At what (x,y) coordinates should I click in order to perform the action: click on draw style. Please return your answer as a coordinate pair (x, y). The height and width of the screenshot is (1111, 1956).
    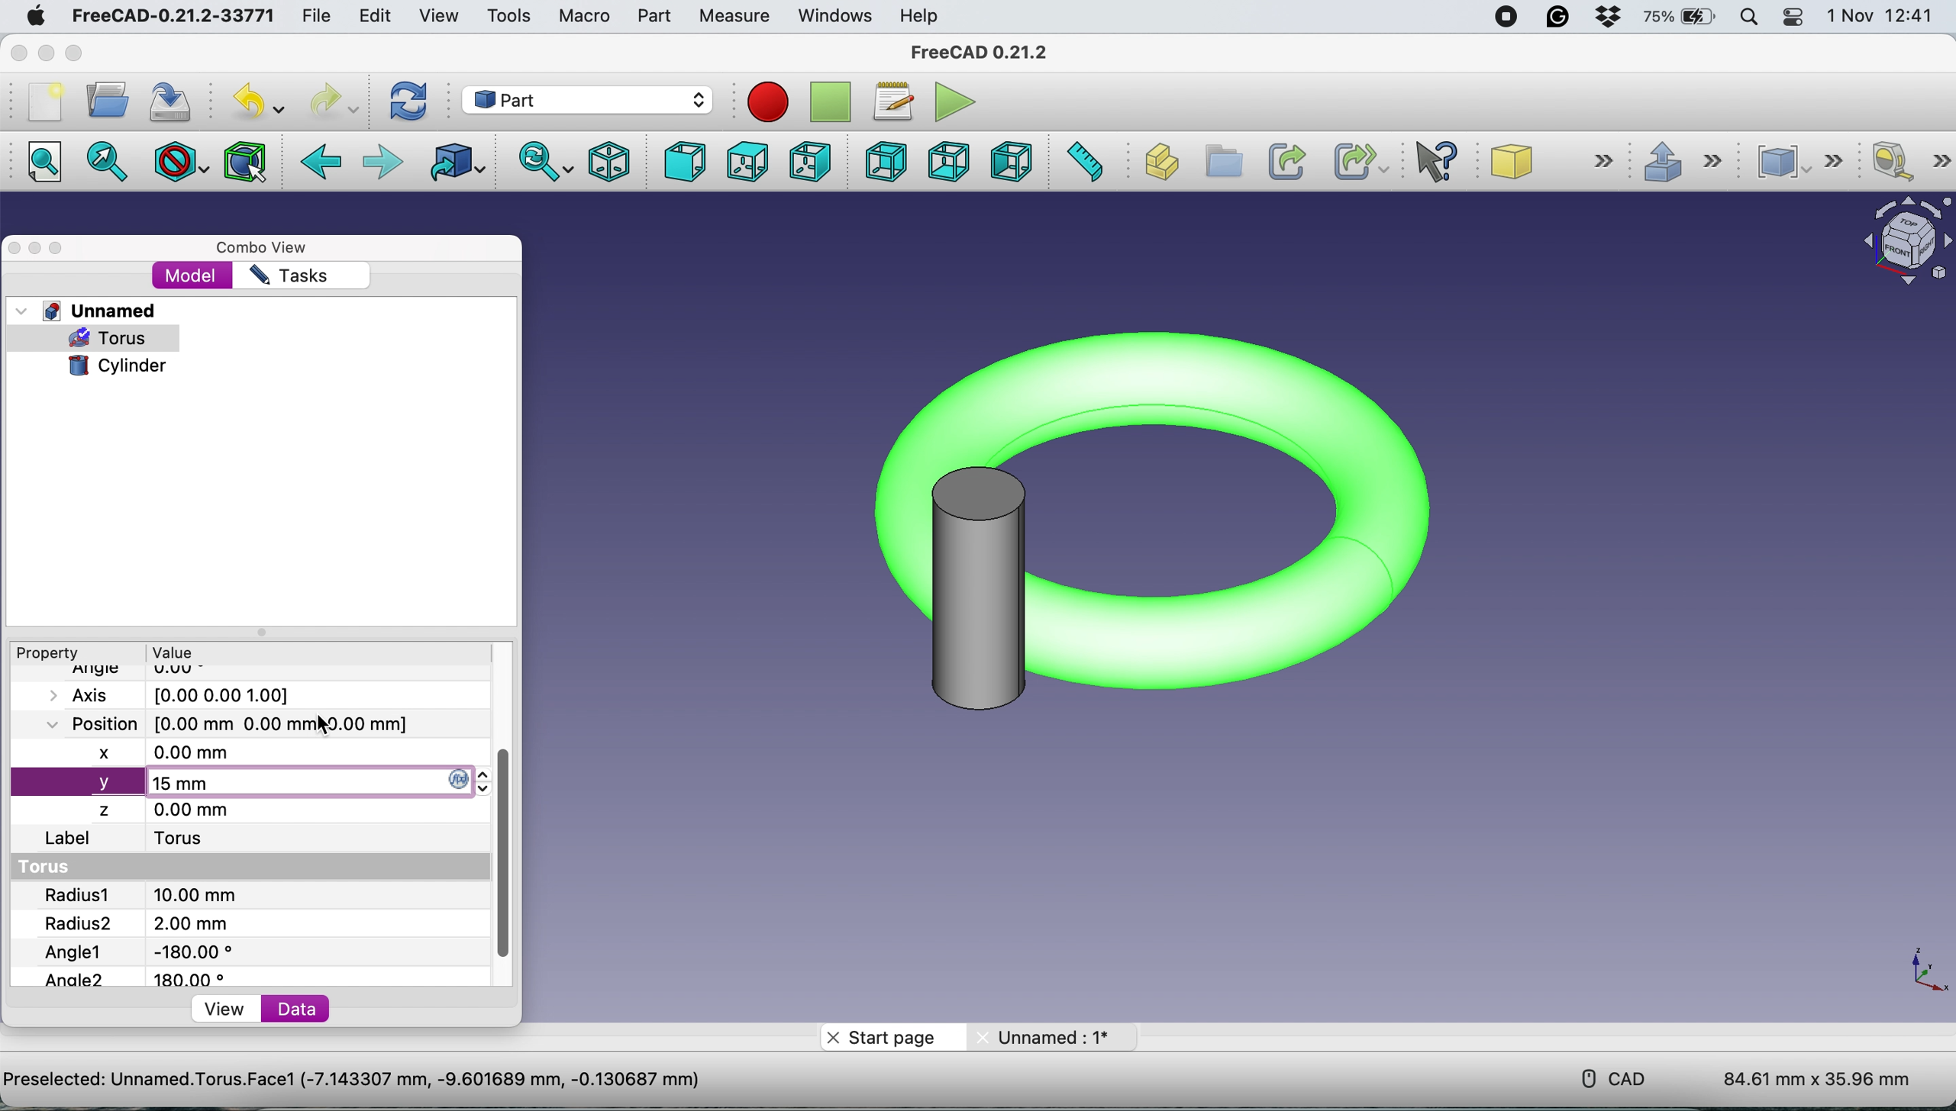
    Looking at the image, I should click on (184, 159).